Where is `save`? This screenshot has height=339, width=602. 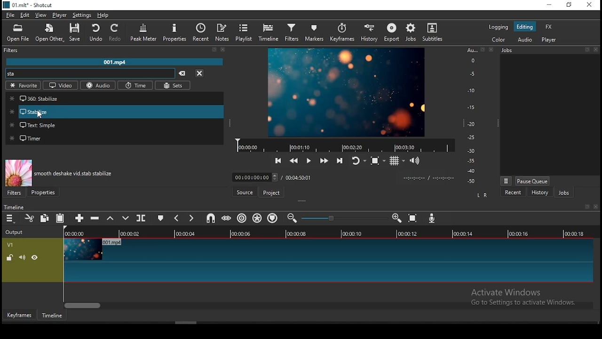 save is located at coordinates (77, 32).